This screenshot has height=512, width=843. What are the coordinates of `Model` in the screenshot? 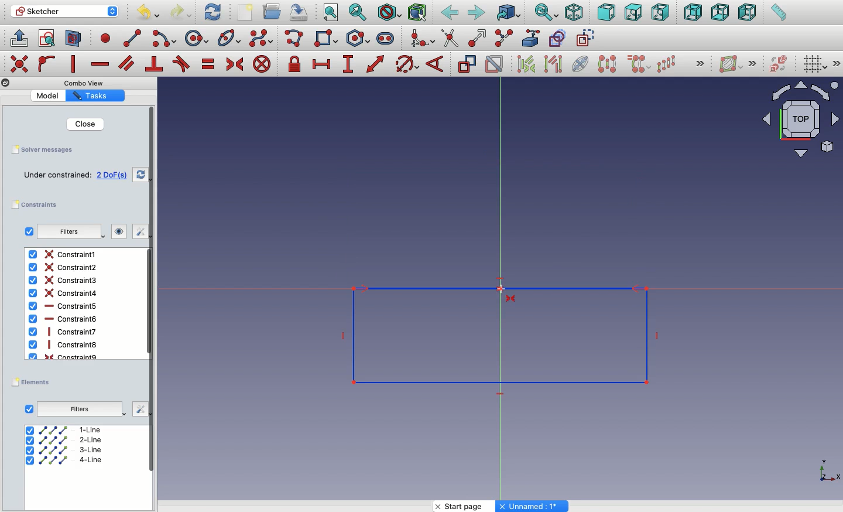 It's located at (50, 95).